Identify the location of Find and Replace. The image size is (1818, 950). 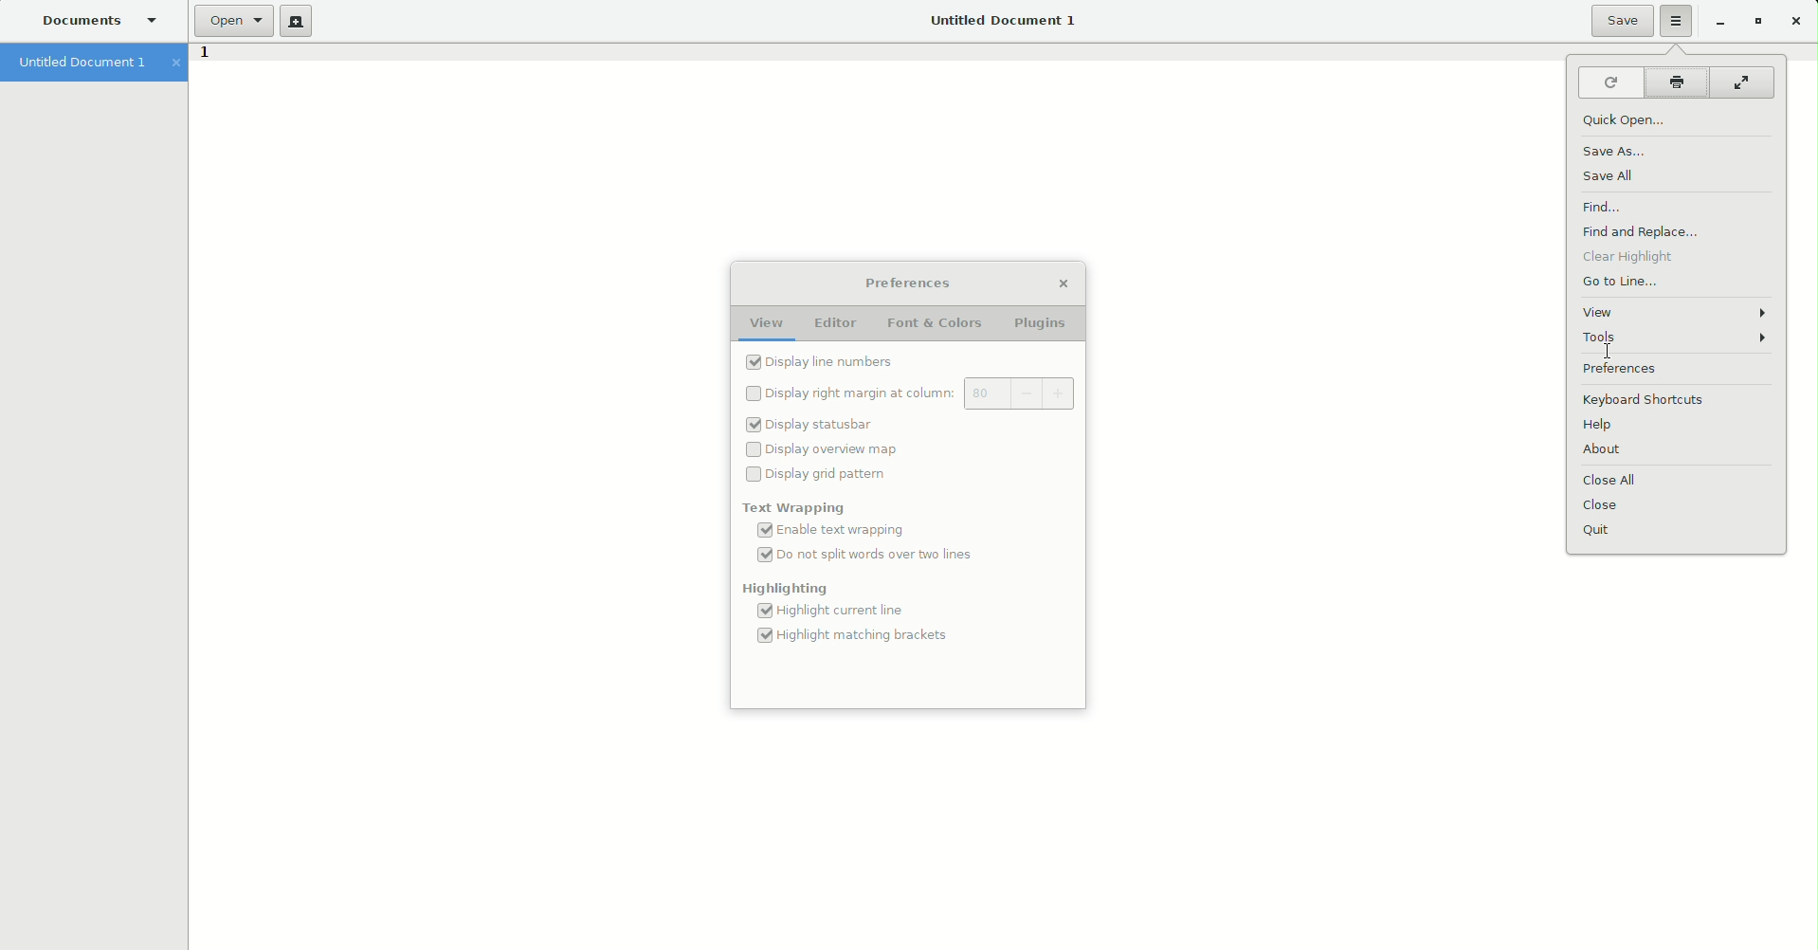
(1637, 231).